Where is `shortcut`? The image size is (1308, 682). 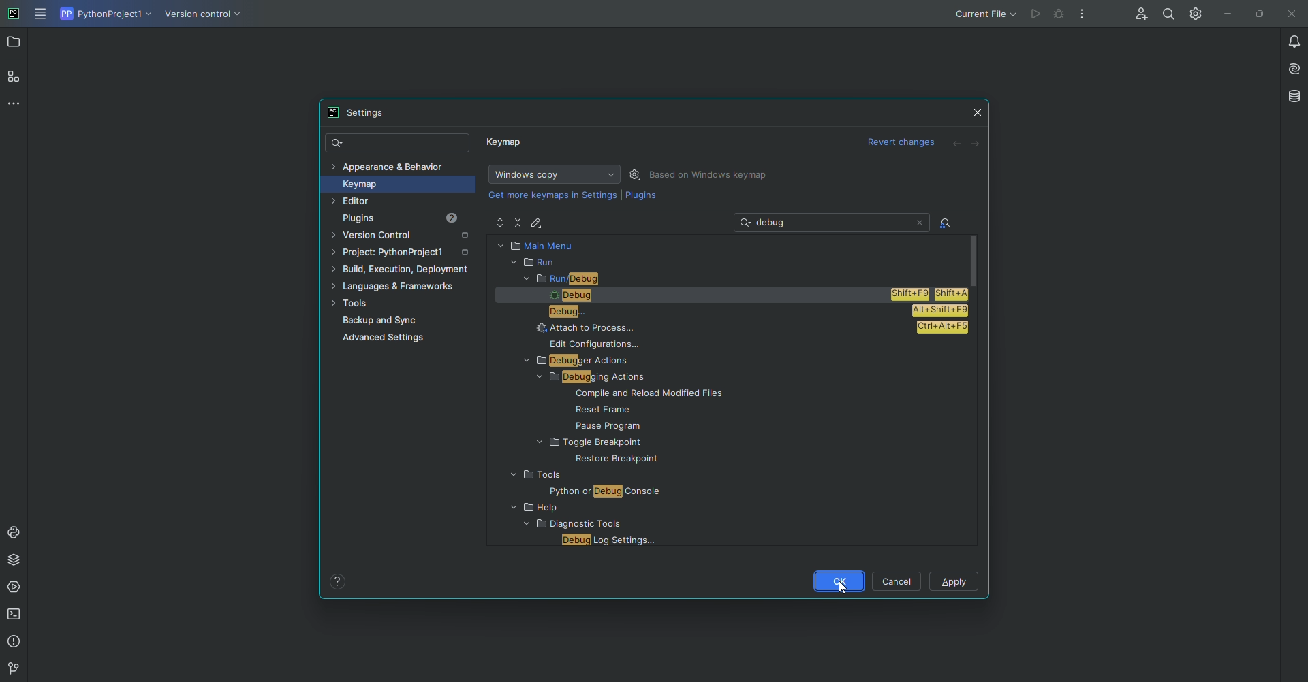 shortcut is located at coordinates (932, 293).